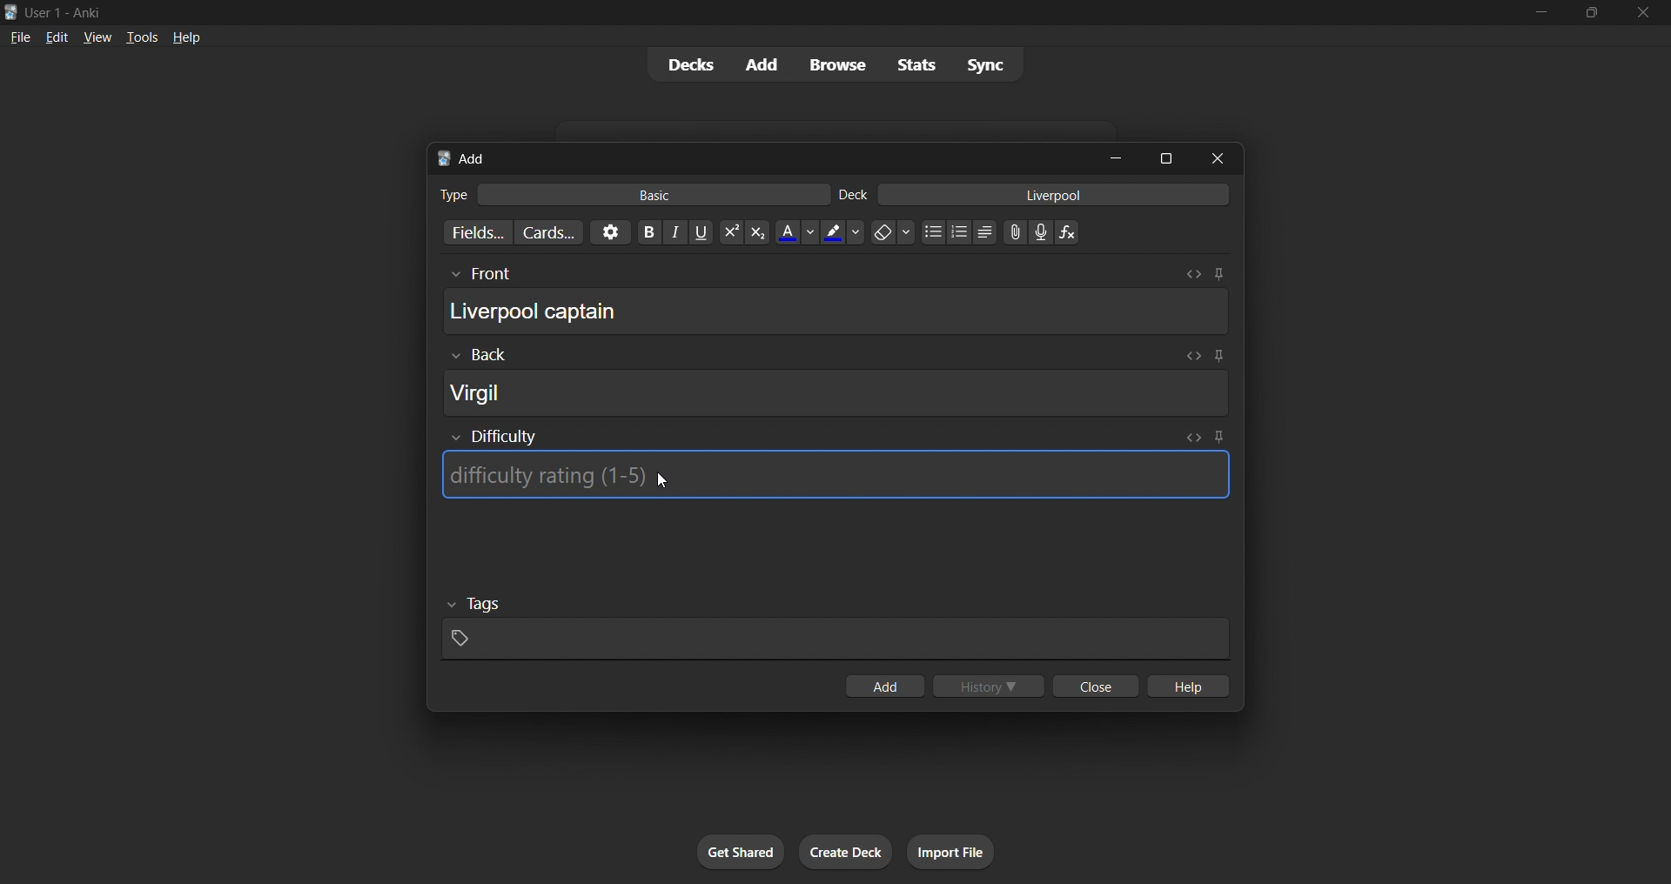  I want to click on history, so click(989, 686).